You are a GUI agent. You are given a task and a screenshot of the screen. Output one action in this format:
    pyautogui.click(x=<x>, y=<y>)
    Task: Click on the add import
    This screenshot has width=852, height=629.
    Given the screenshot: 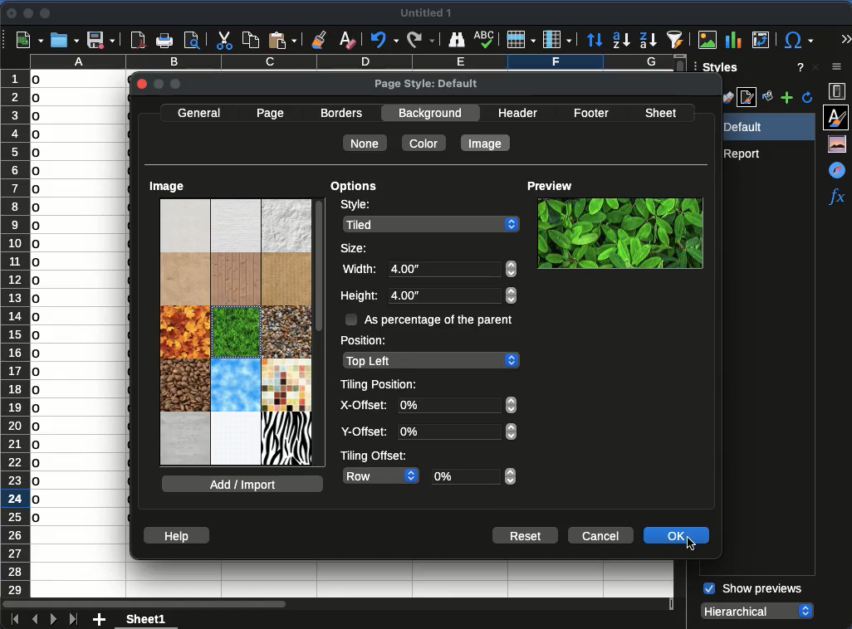 What is the action you would take?
    pyautogui.click(x=244, y=484)
    